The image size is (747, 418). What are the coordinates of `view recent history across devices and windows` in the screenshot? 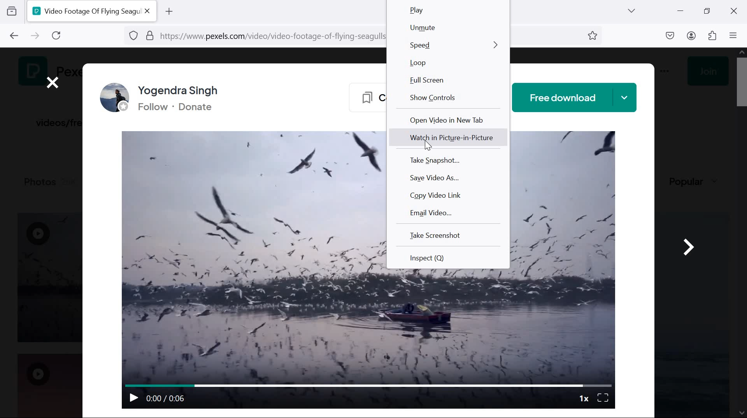 It's located at (12, 10).